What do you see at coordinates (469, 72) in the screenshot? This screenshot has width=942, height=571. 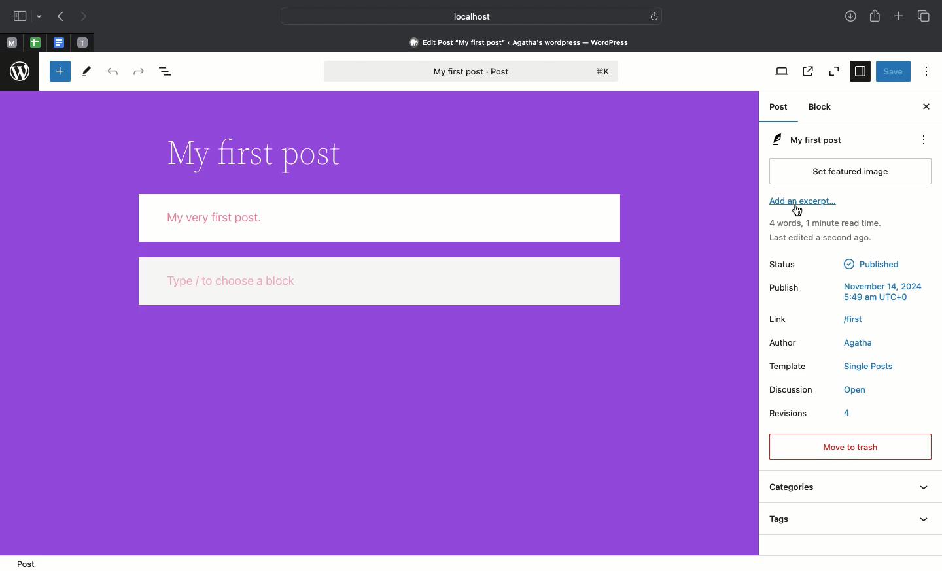 I see `My first post` at bounding box center [469, 72].